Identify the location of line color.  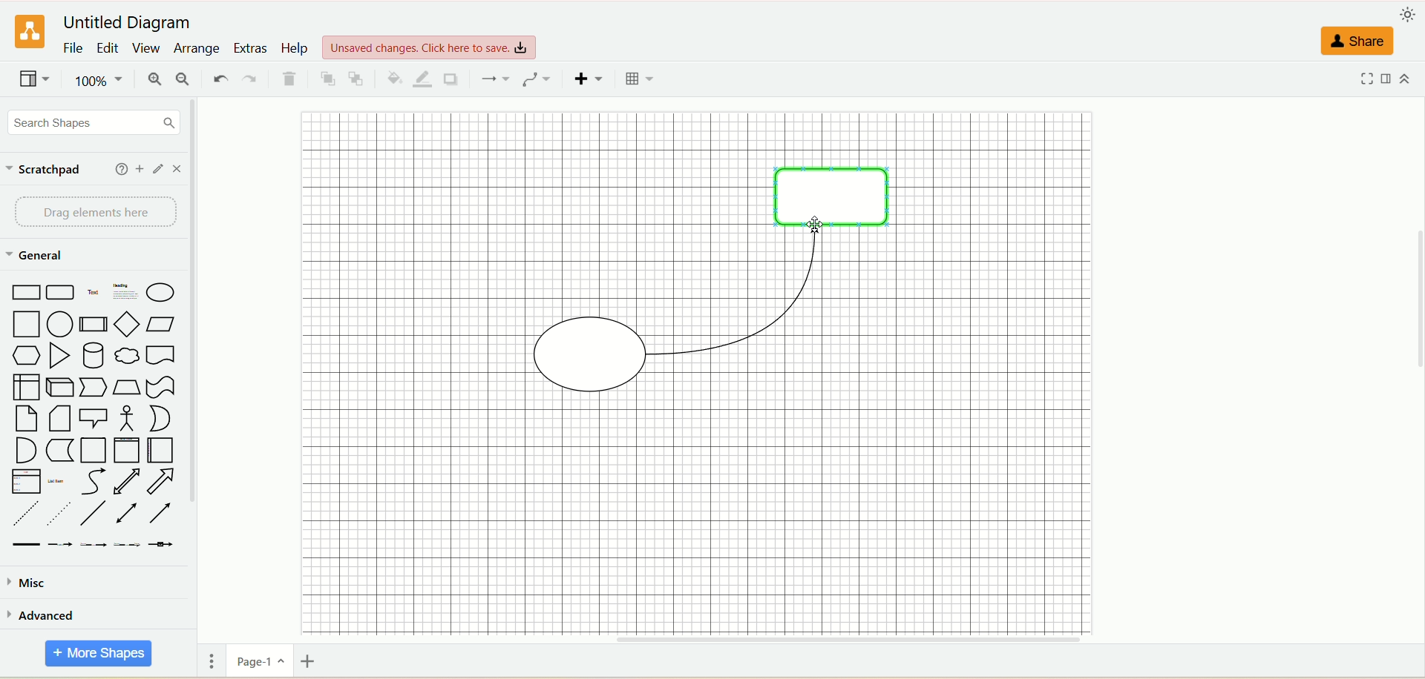
(421, 79).